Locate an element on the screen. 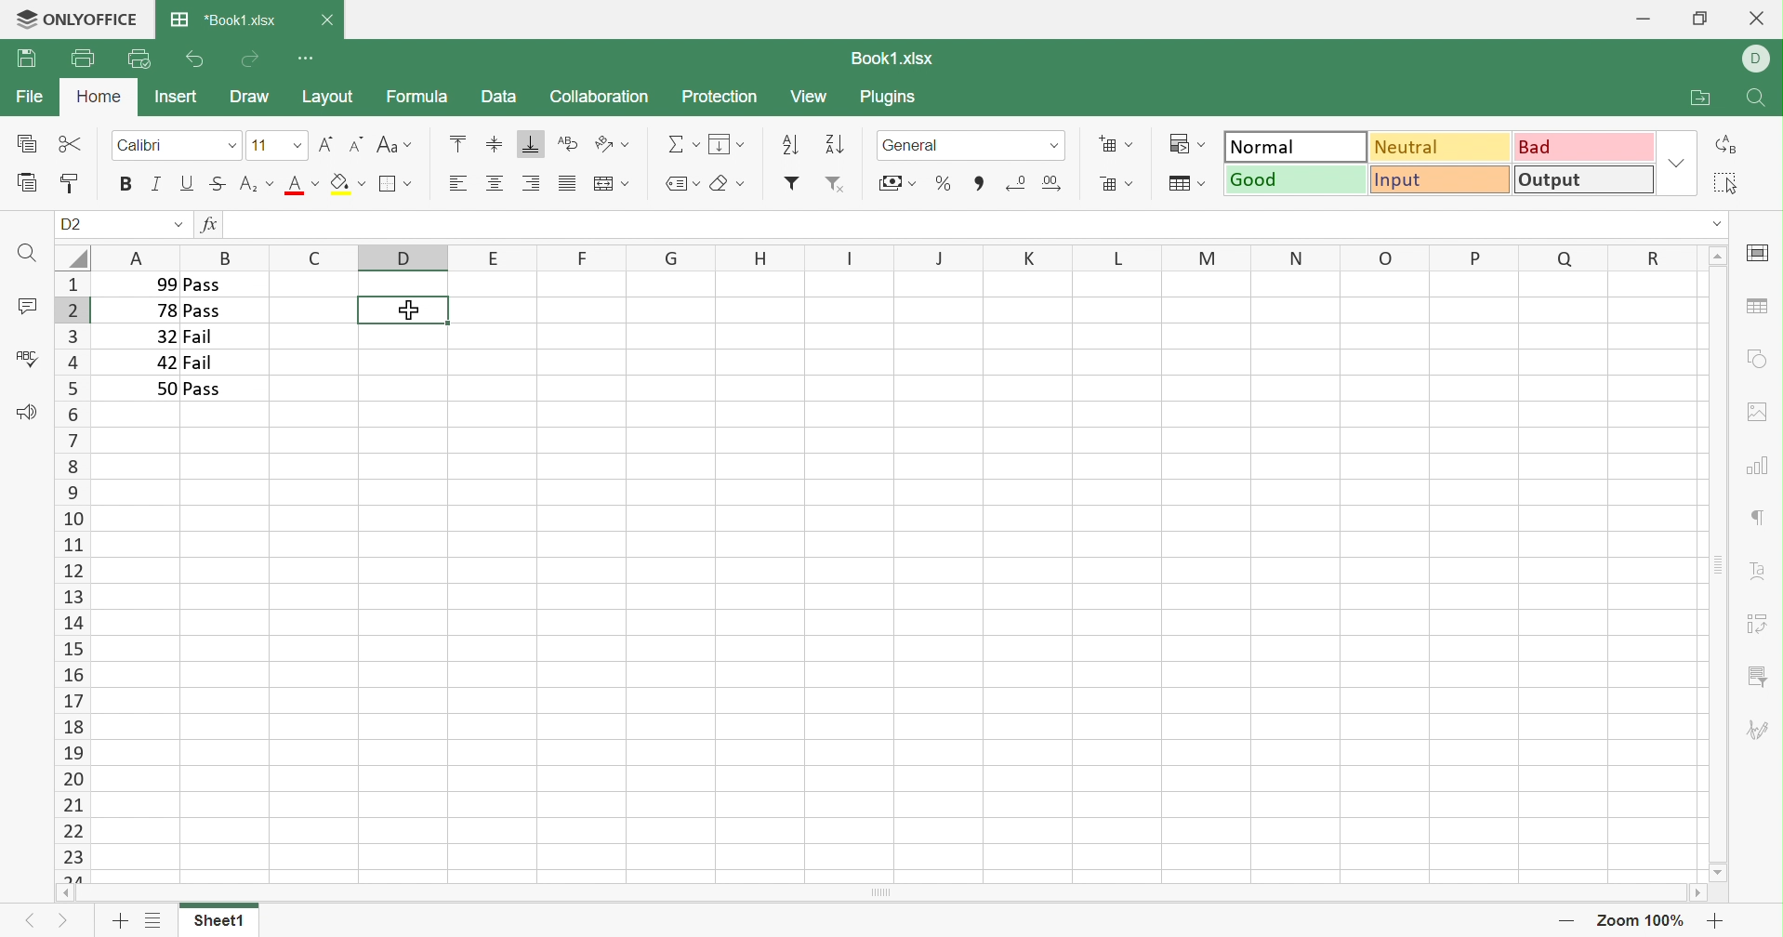 This screenshot has width=1783, height=937. Comma style is located at coordinates (980, 181).